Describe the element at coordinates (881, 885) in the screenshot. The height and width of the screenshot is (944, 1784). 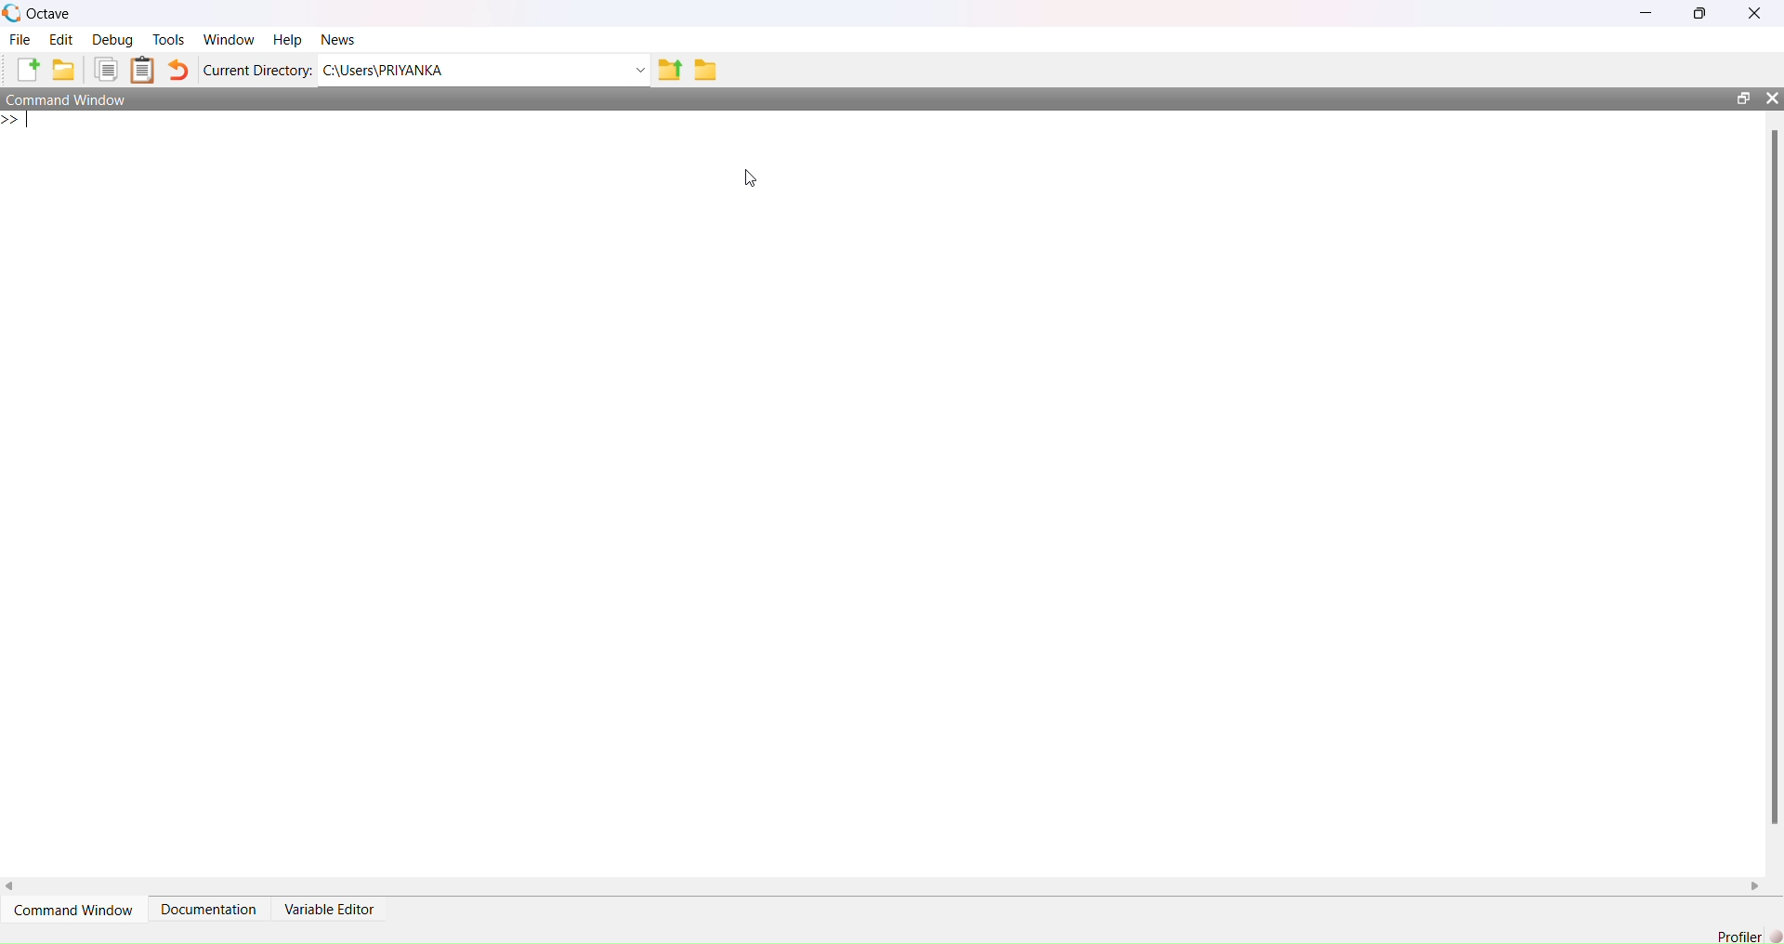
I see `horizontal scroll bar` at that location.